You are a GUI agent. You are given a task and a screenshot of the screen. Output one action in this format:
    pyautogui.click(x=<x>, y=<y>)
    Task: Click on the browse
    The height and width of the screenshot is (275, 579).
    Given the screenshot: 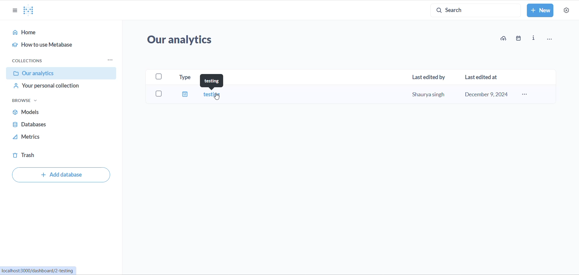 What is the action you would take?
    pyautogui.click(x=36, y=100)
    